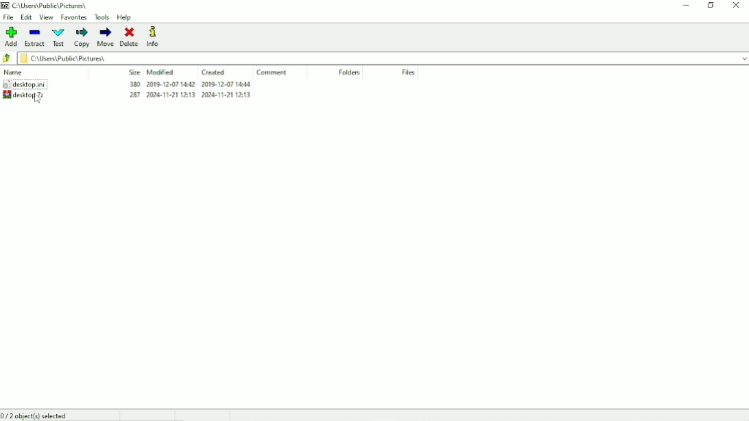 The height and width of the screenshot is (421, 749). I want to click on 0/2 object(s) selected, so click(36, 415).